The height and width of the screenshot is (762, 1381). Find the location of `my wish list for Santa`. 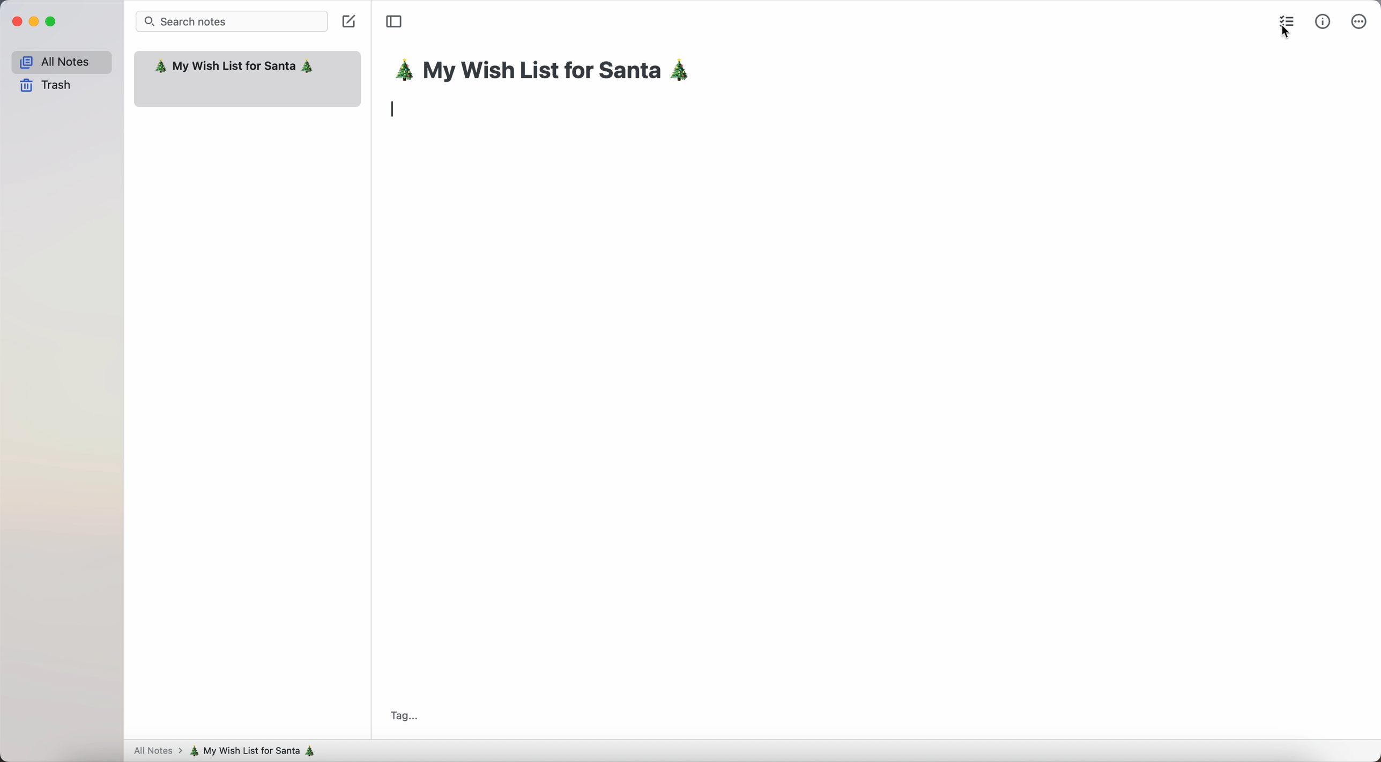

my wish list for Santa is located at coordinates (257, 751).